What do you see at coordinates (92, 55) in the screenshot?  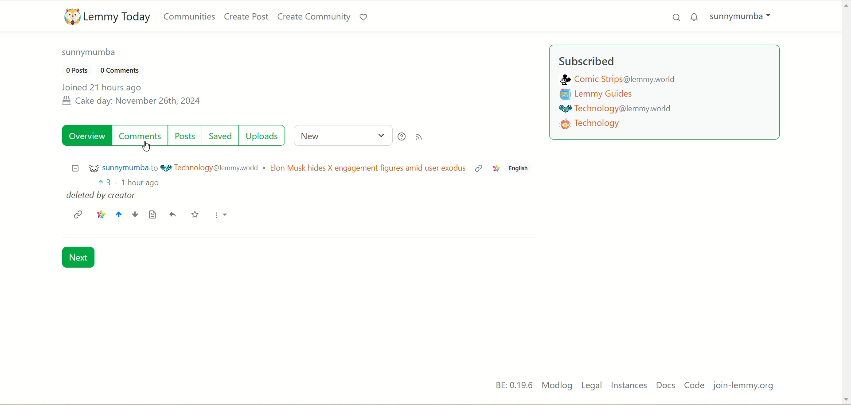 I see `sunnymumba(account)` at bounding box center [92, 55].